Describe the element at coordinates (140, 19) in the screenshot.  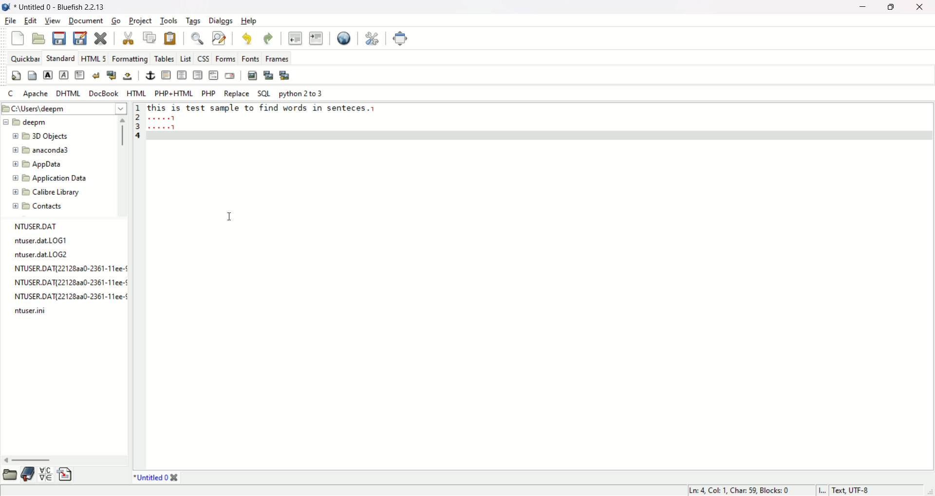
I see `project` at that location.